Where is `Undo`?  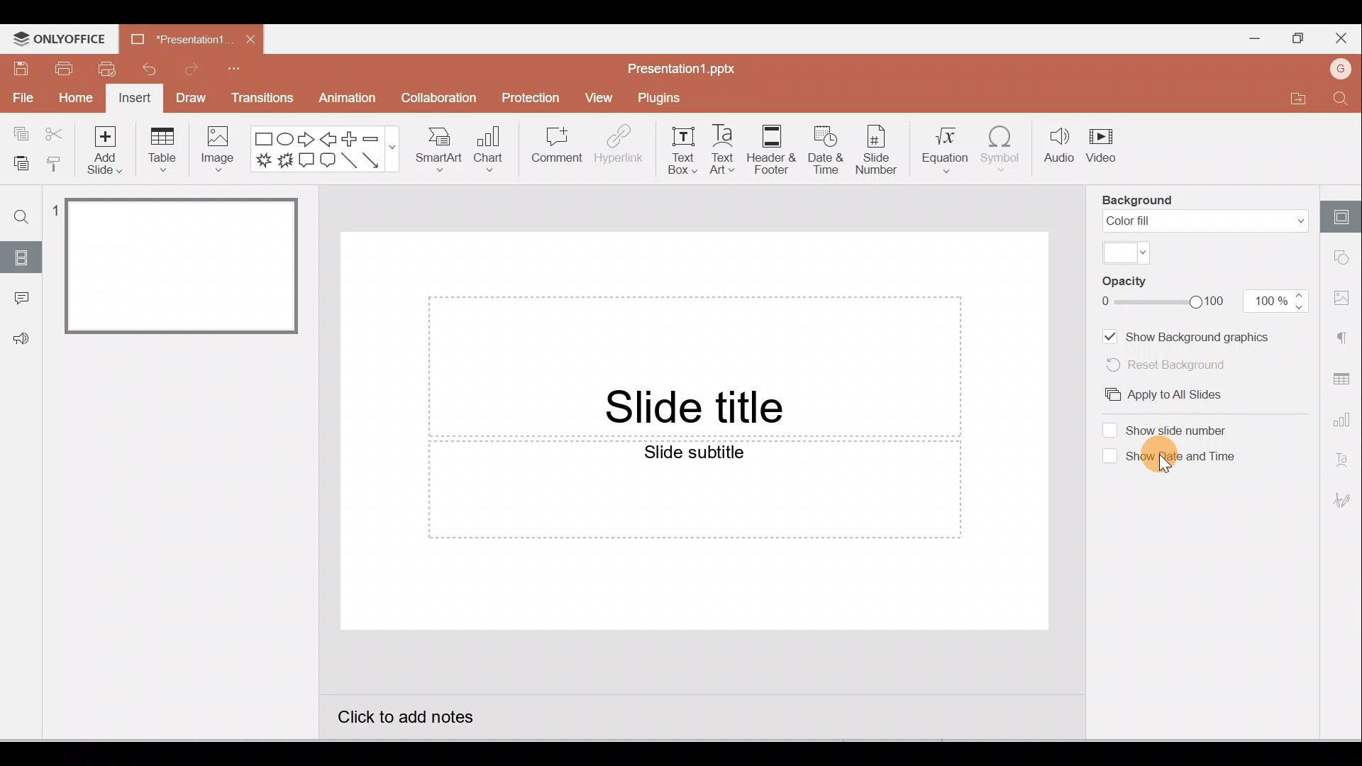 Undo is located at coordinates (148, 67).